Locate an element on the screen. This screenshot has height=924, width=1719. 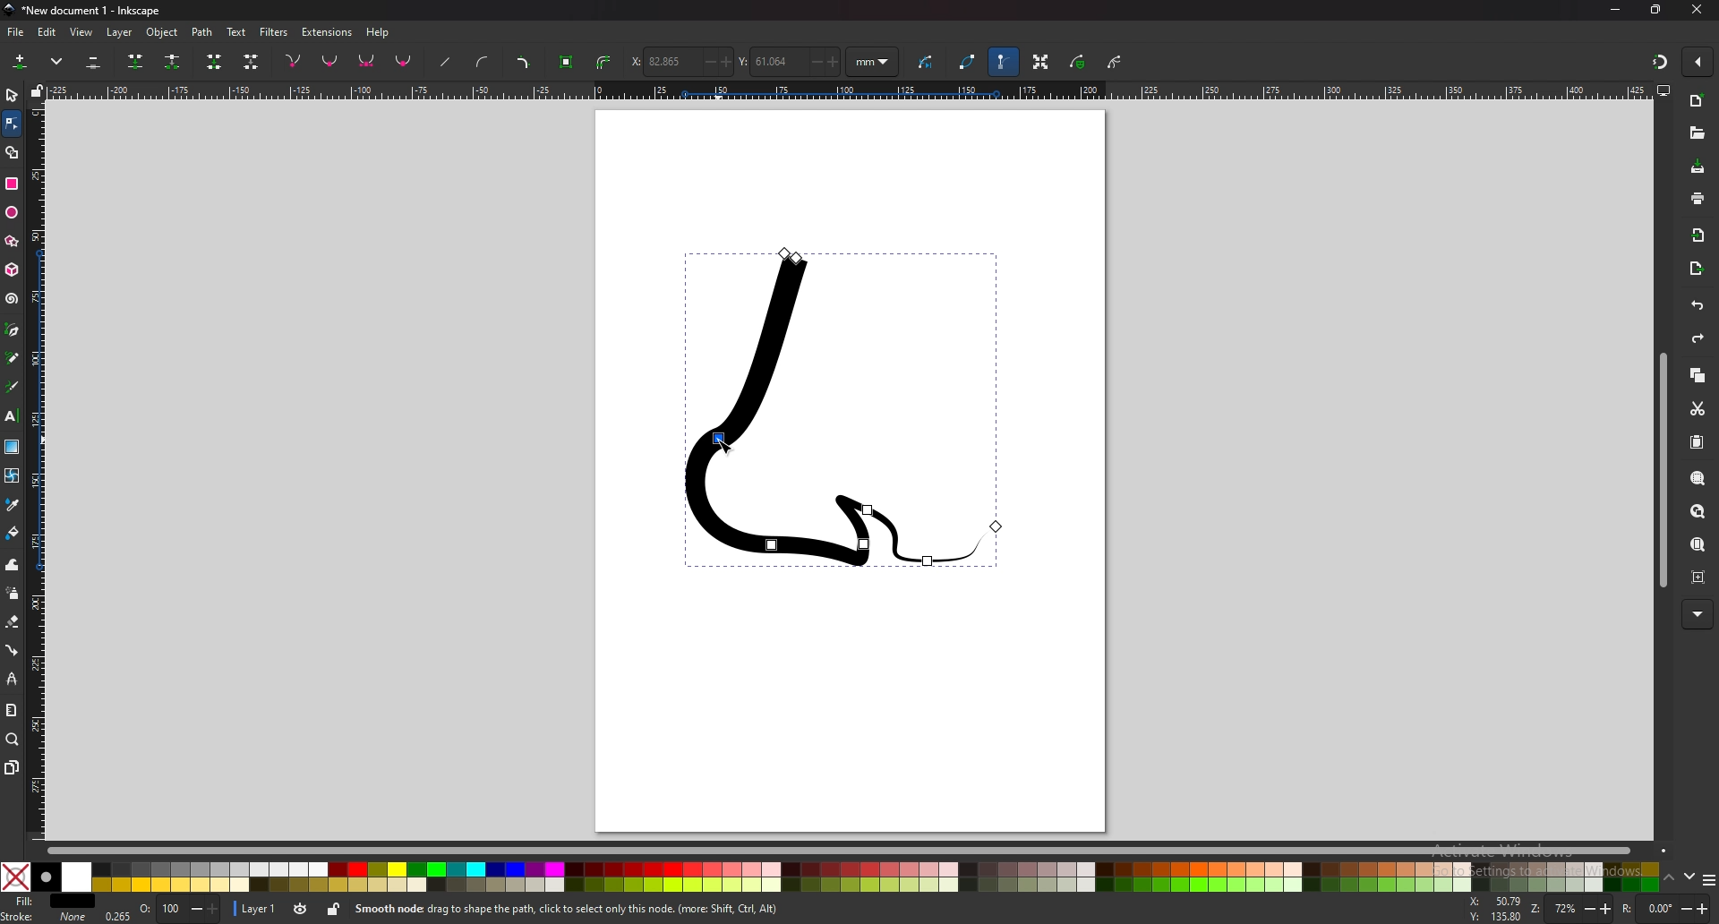
new is located at coordinates (1697, 101).